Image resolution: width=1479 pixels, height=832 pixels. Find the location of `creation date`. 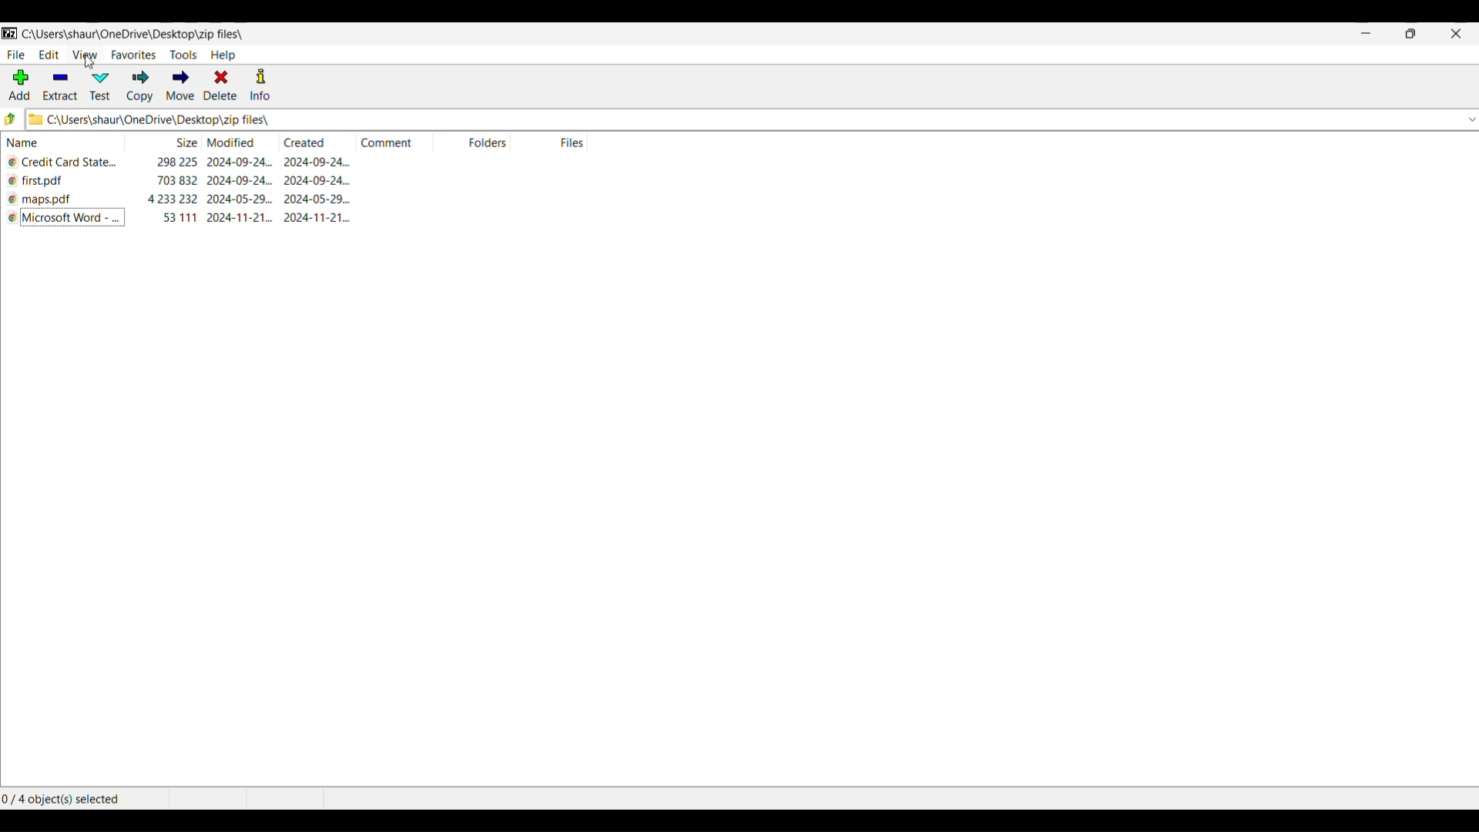

creation date is located at coordinates (316, 162).